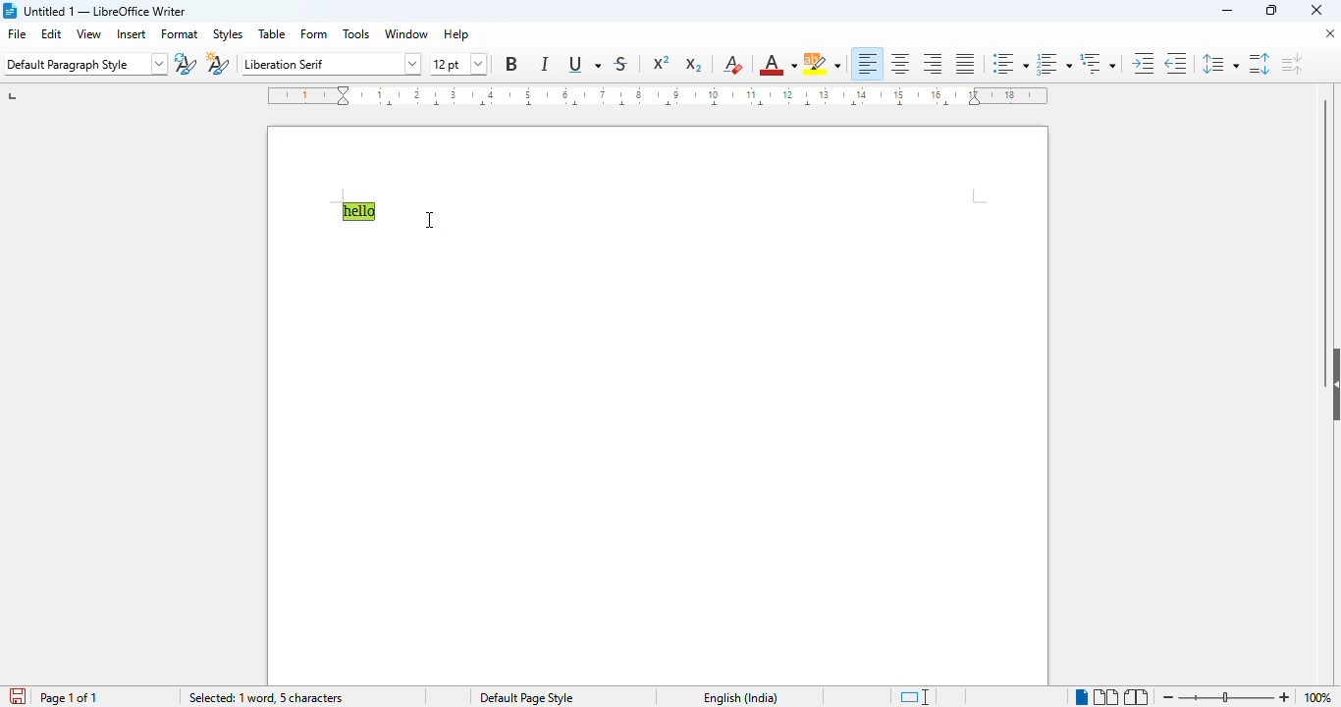 Image resolution: width=1341 pixels, height=707 pixels. Describe the element at coordinates (777, 65) in the screenshot. I see `font color` at that location.